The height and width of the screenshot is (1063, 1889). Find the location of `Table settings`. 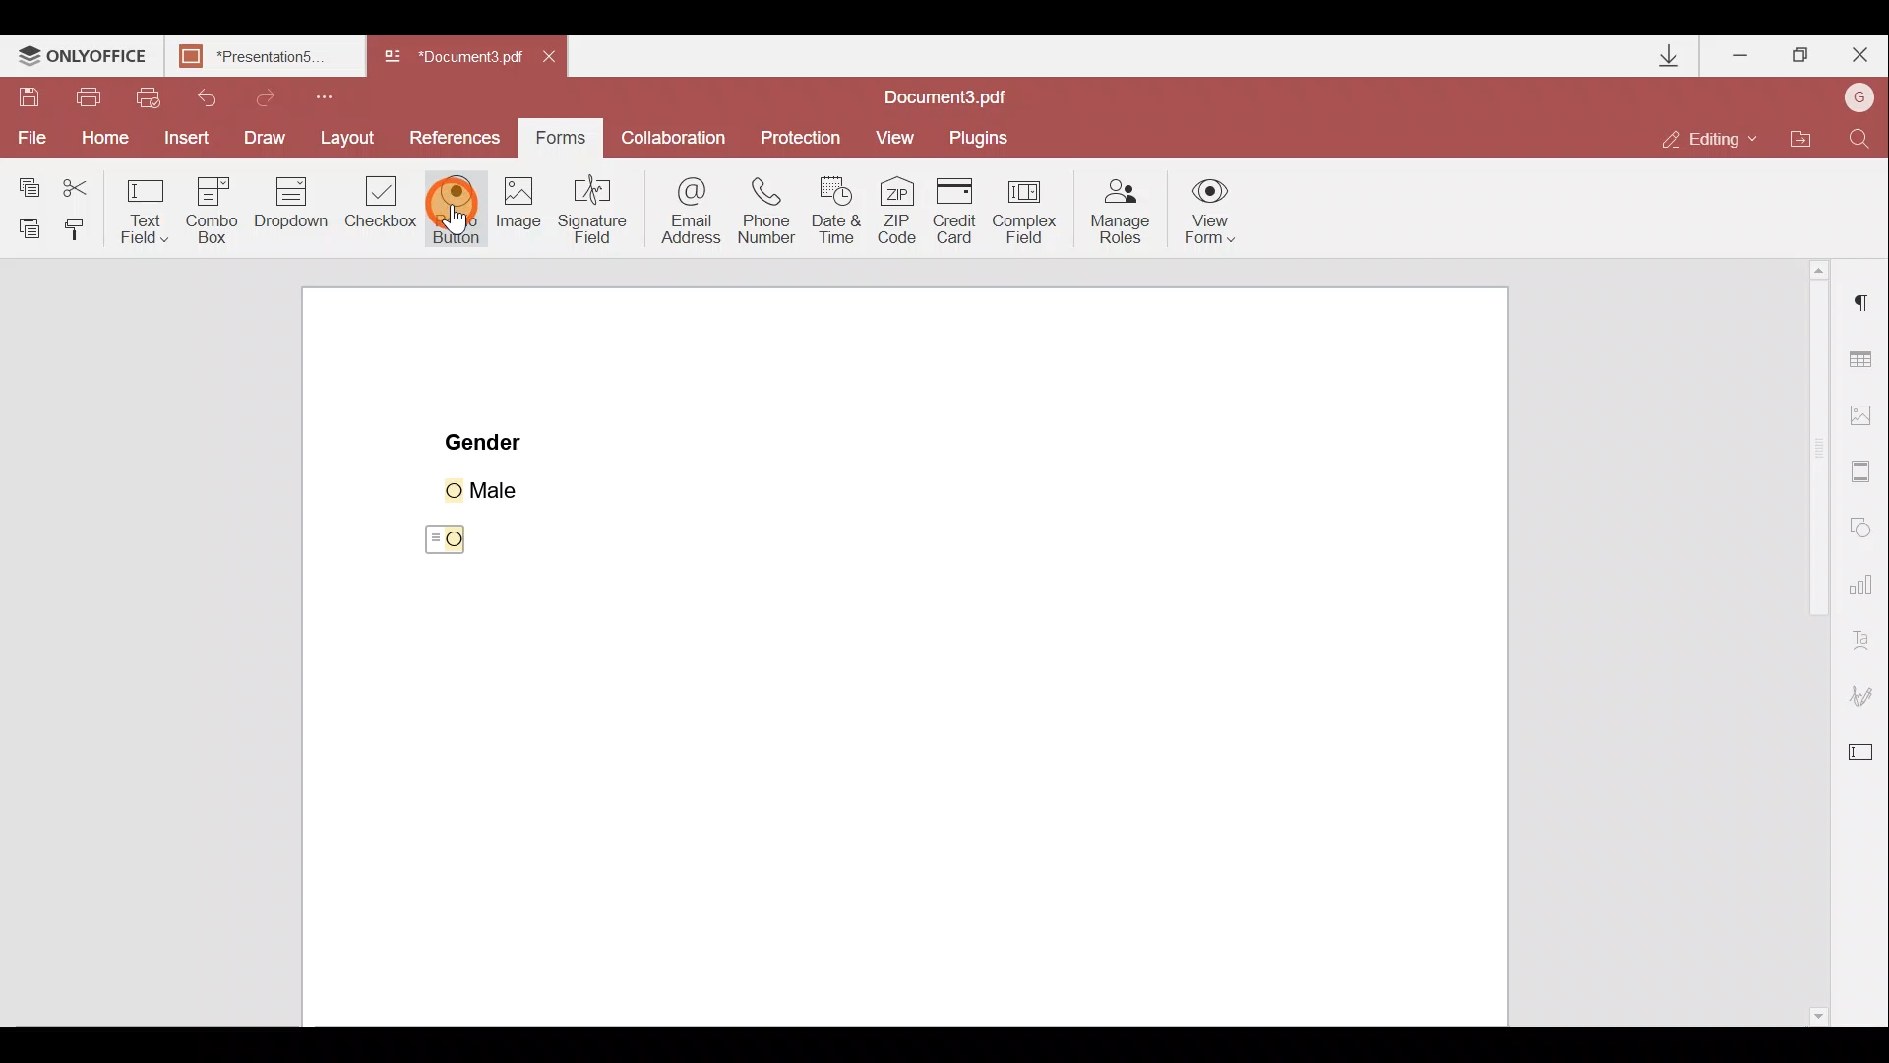

Table settings is located at coordinates (1864, 355).